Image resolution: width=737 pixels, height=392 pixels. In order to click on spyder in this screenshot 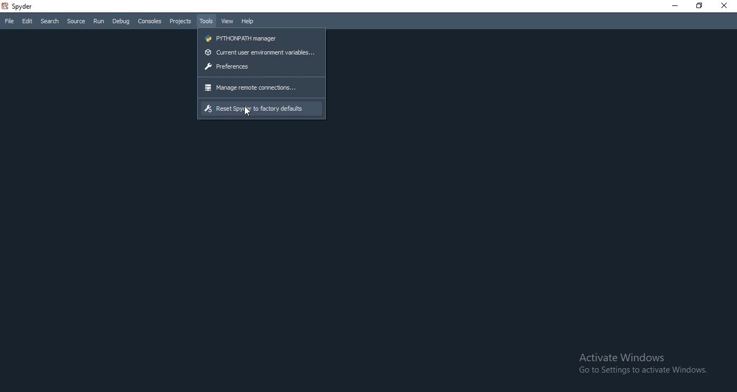, I will do `click(25, 6)`.